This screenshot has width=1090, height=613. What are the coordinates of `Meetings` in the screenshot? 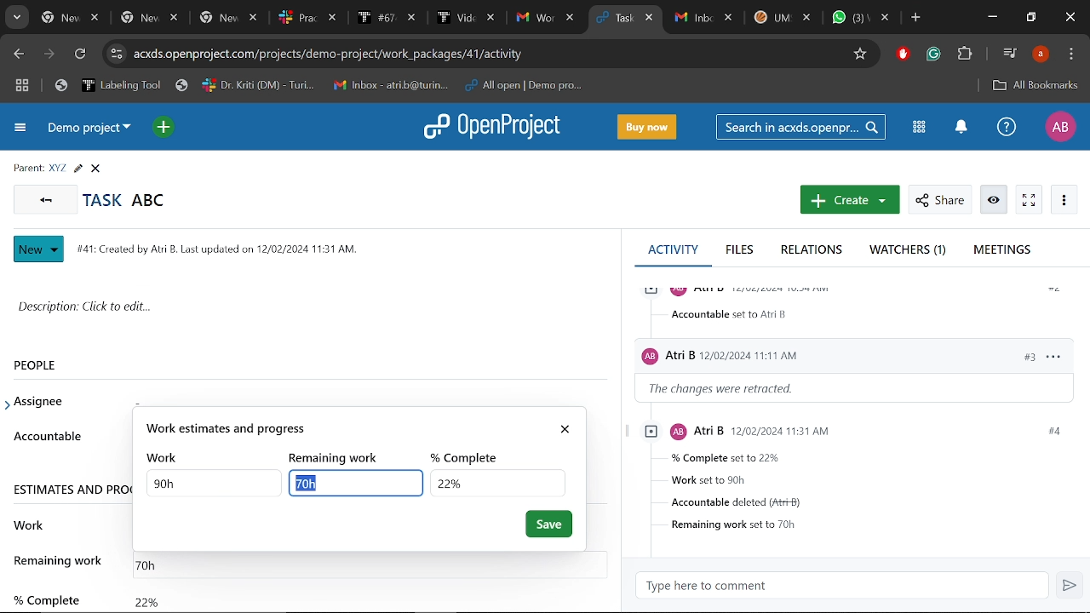 It's located at (1002, 250).